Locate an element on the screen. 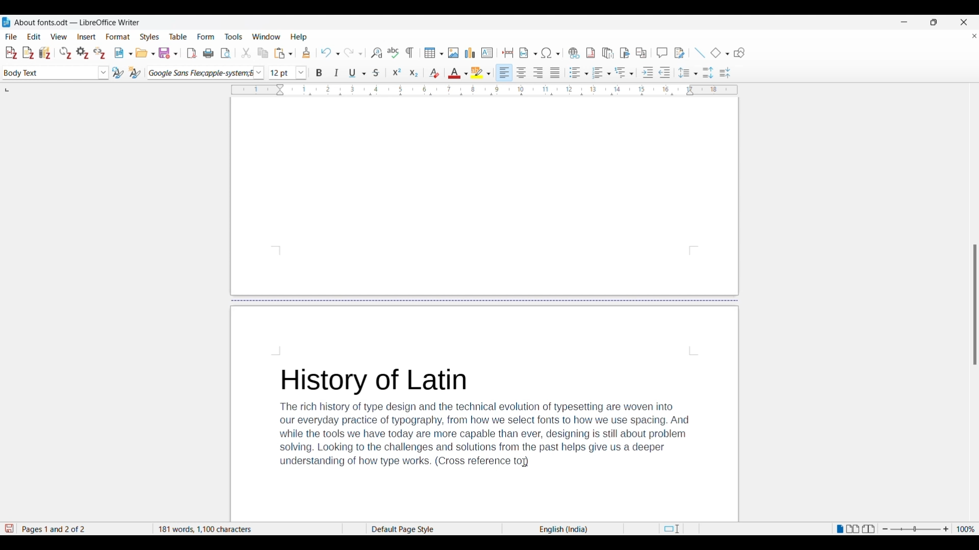  View menu is located at coordinates (59, 37).